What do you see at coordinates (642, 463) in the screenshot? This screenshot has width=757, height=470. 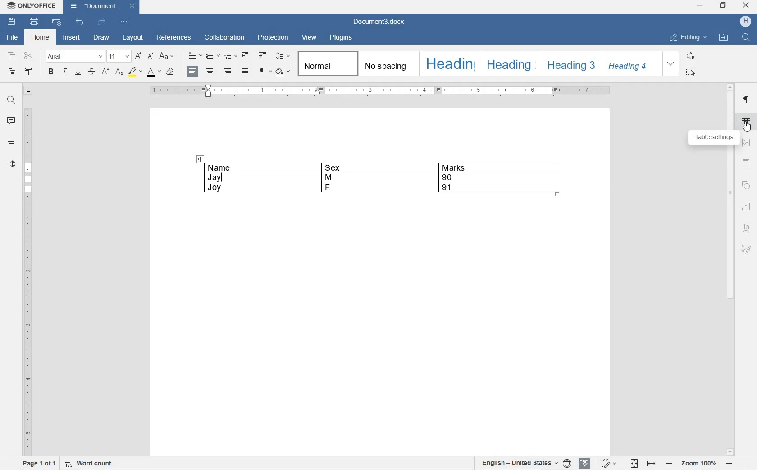 I see `FIT TO PAGE OR WIDTH` at bounding box center [642, 463].